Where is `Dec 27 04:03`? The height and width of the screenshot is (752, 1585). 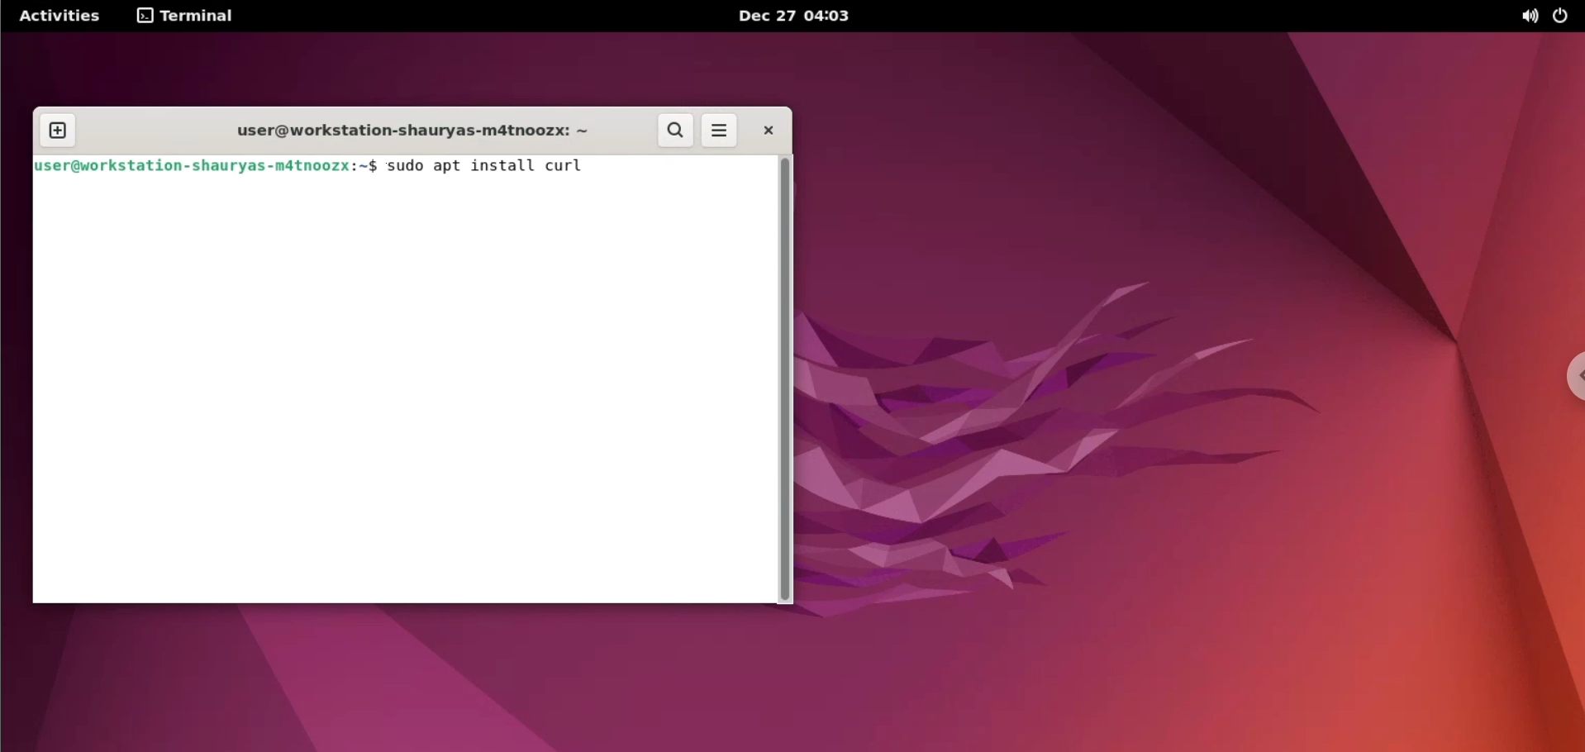 Dec 27 04:03 is located at coordinates (799, 17).